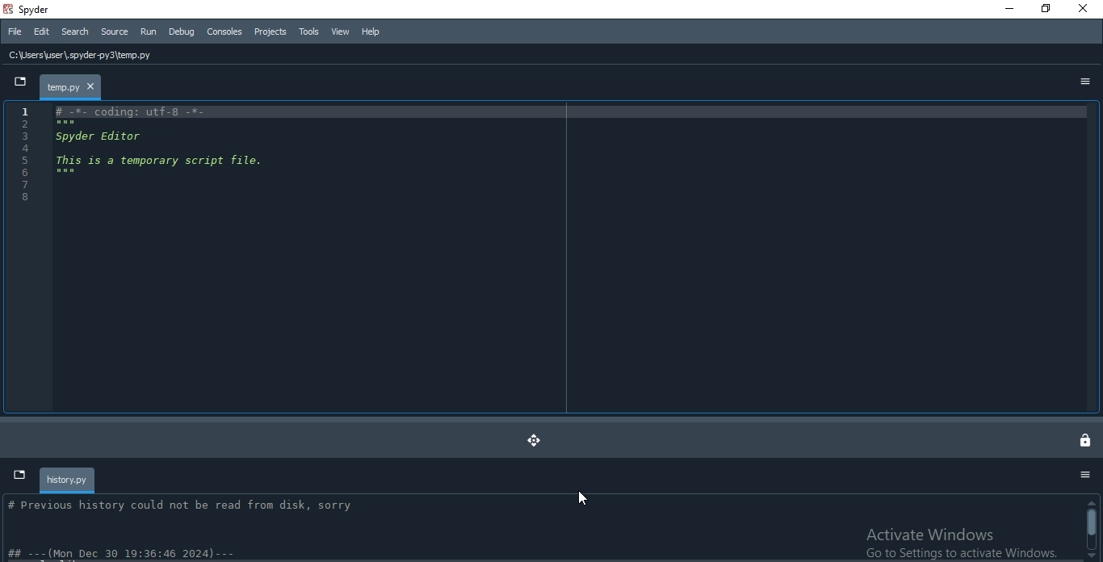 The width and height of the screenshot is (1103, 562). What do you see at coordinates (64, 479) in the screenshot?
I see `history.py` at bounding box center [64, 479].